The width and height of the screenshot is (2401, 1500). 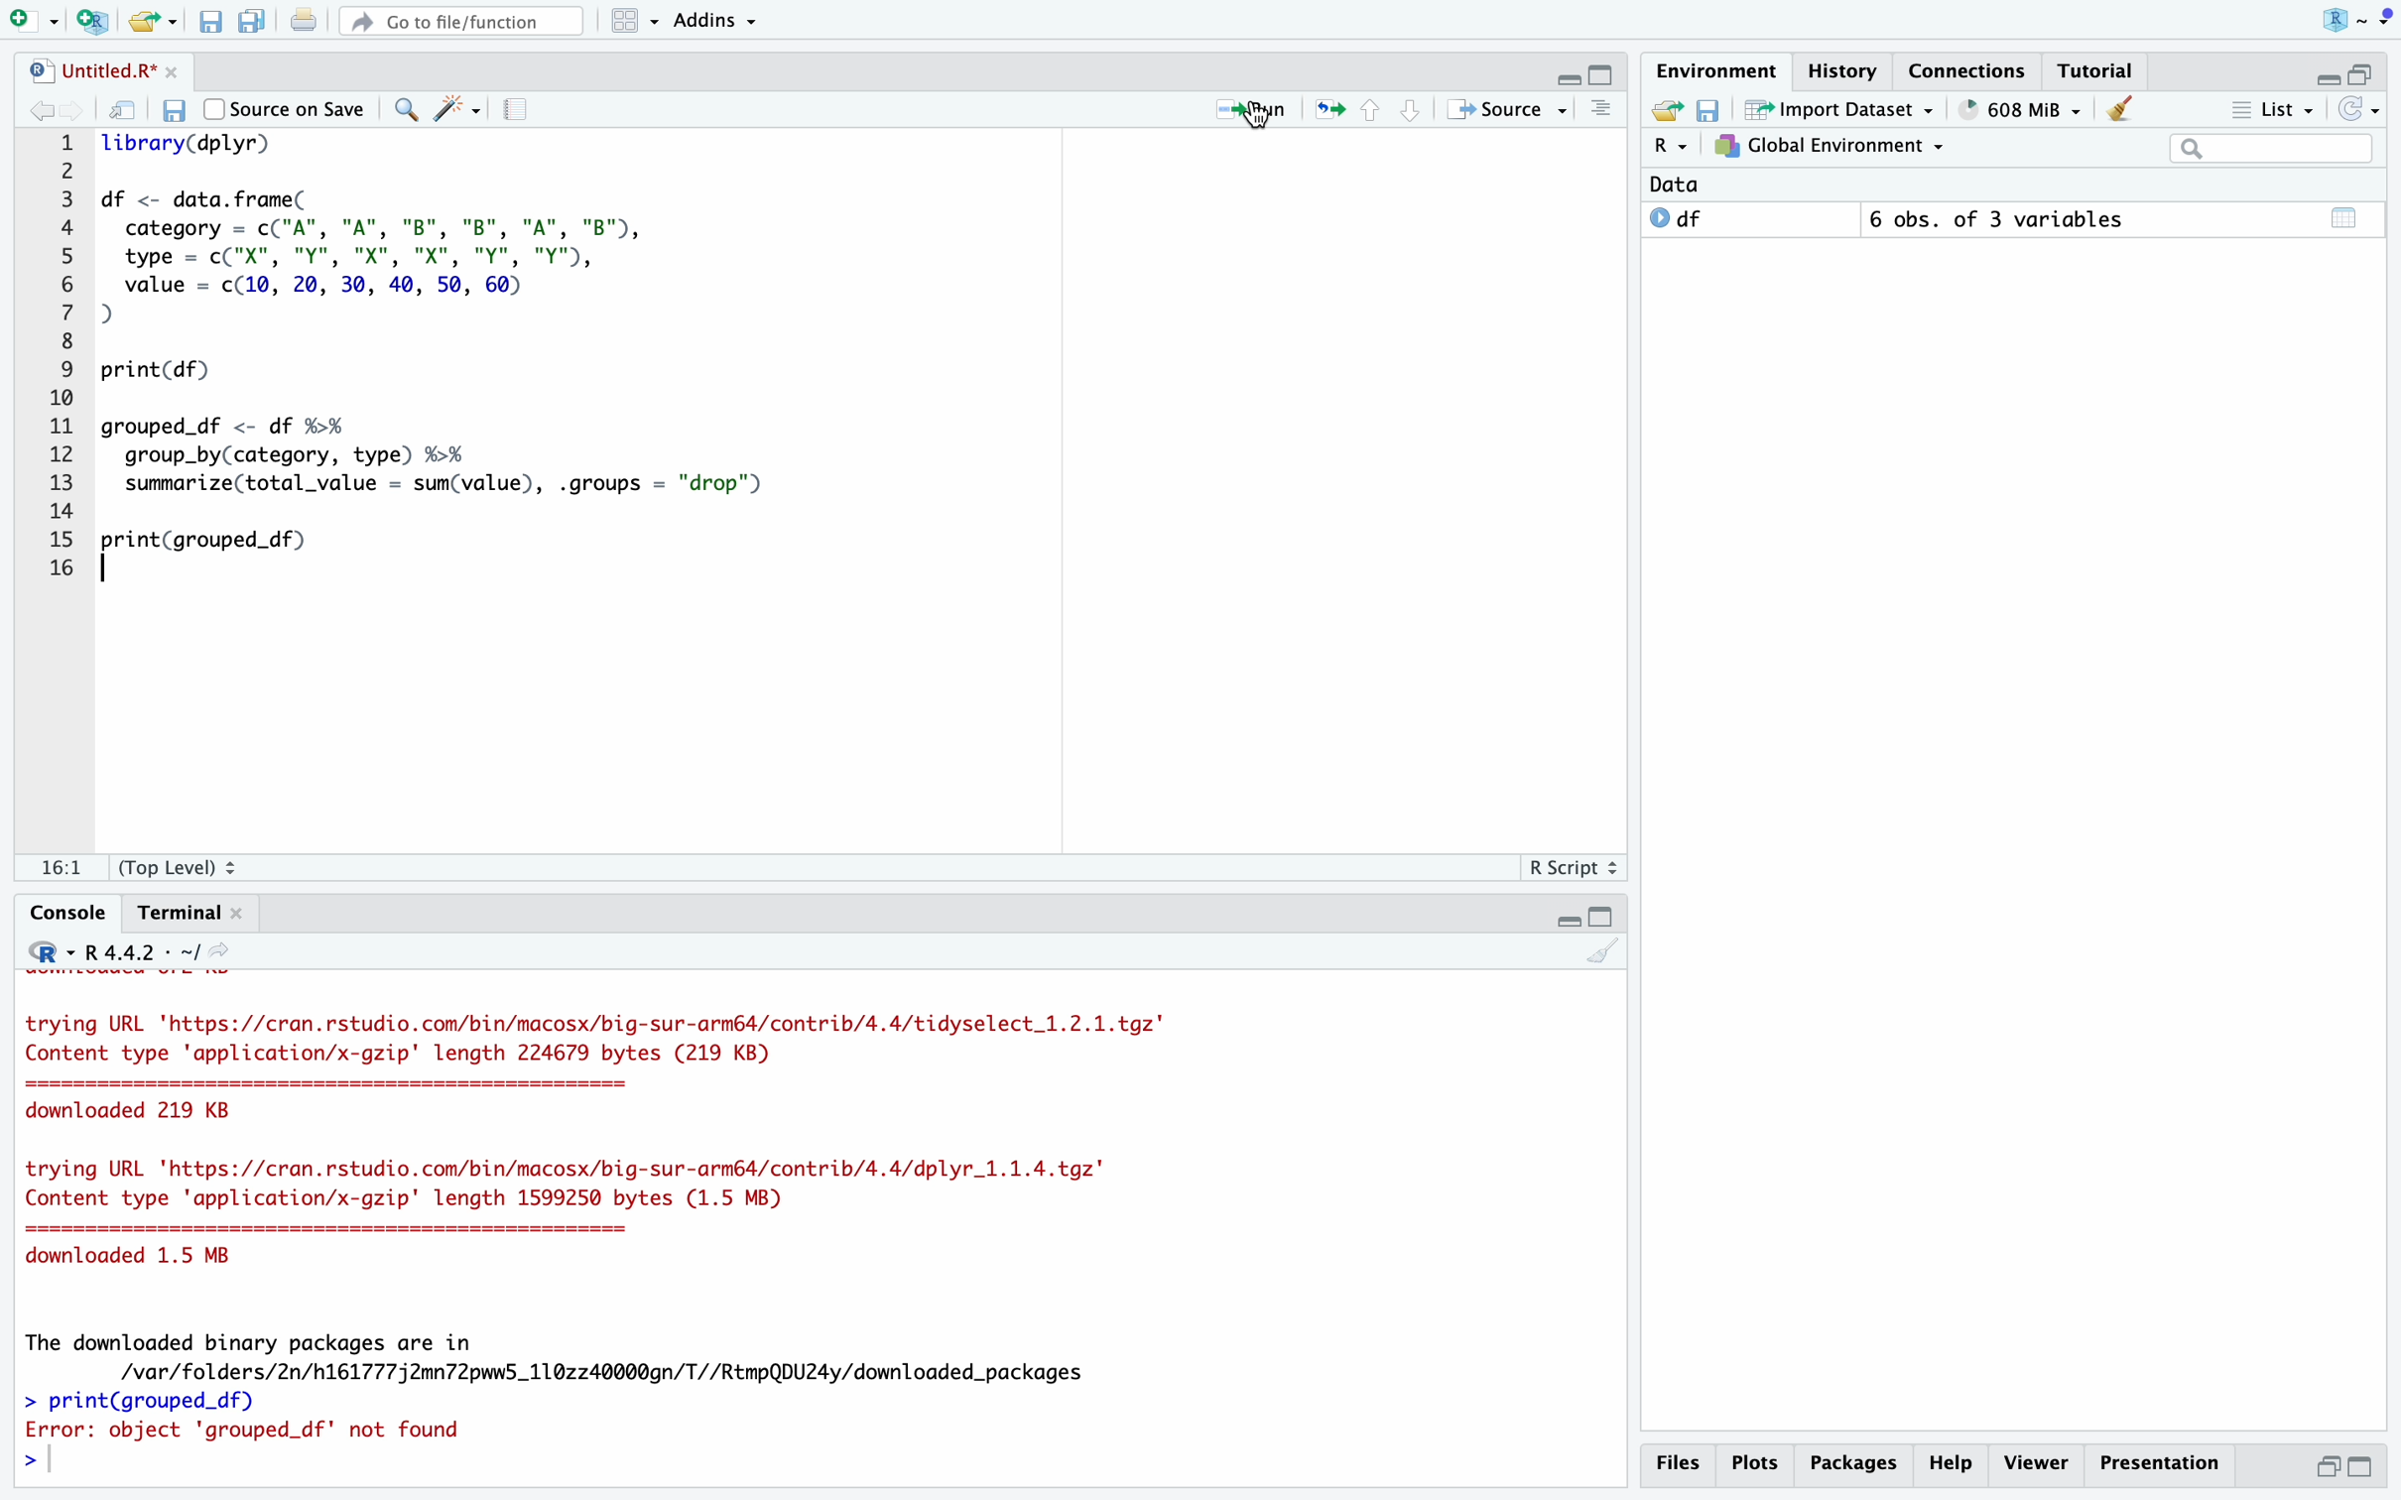 What do you see at coordinates (1758, 1464) in the screenshot?
I see `Plots` at bounding box center [1758, 1464].